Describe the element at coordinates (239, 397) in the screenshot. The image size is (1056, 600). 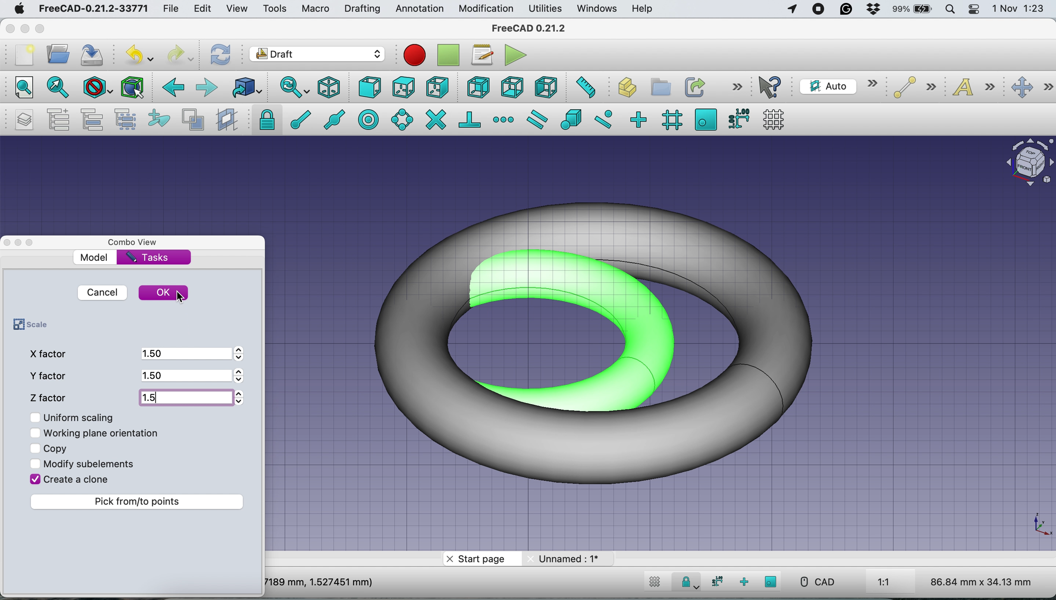
I see `Arrows` at that location.